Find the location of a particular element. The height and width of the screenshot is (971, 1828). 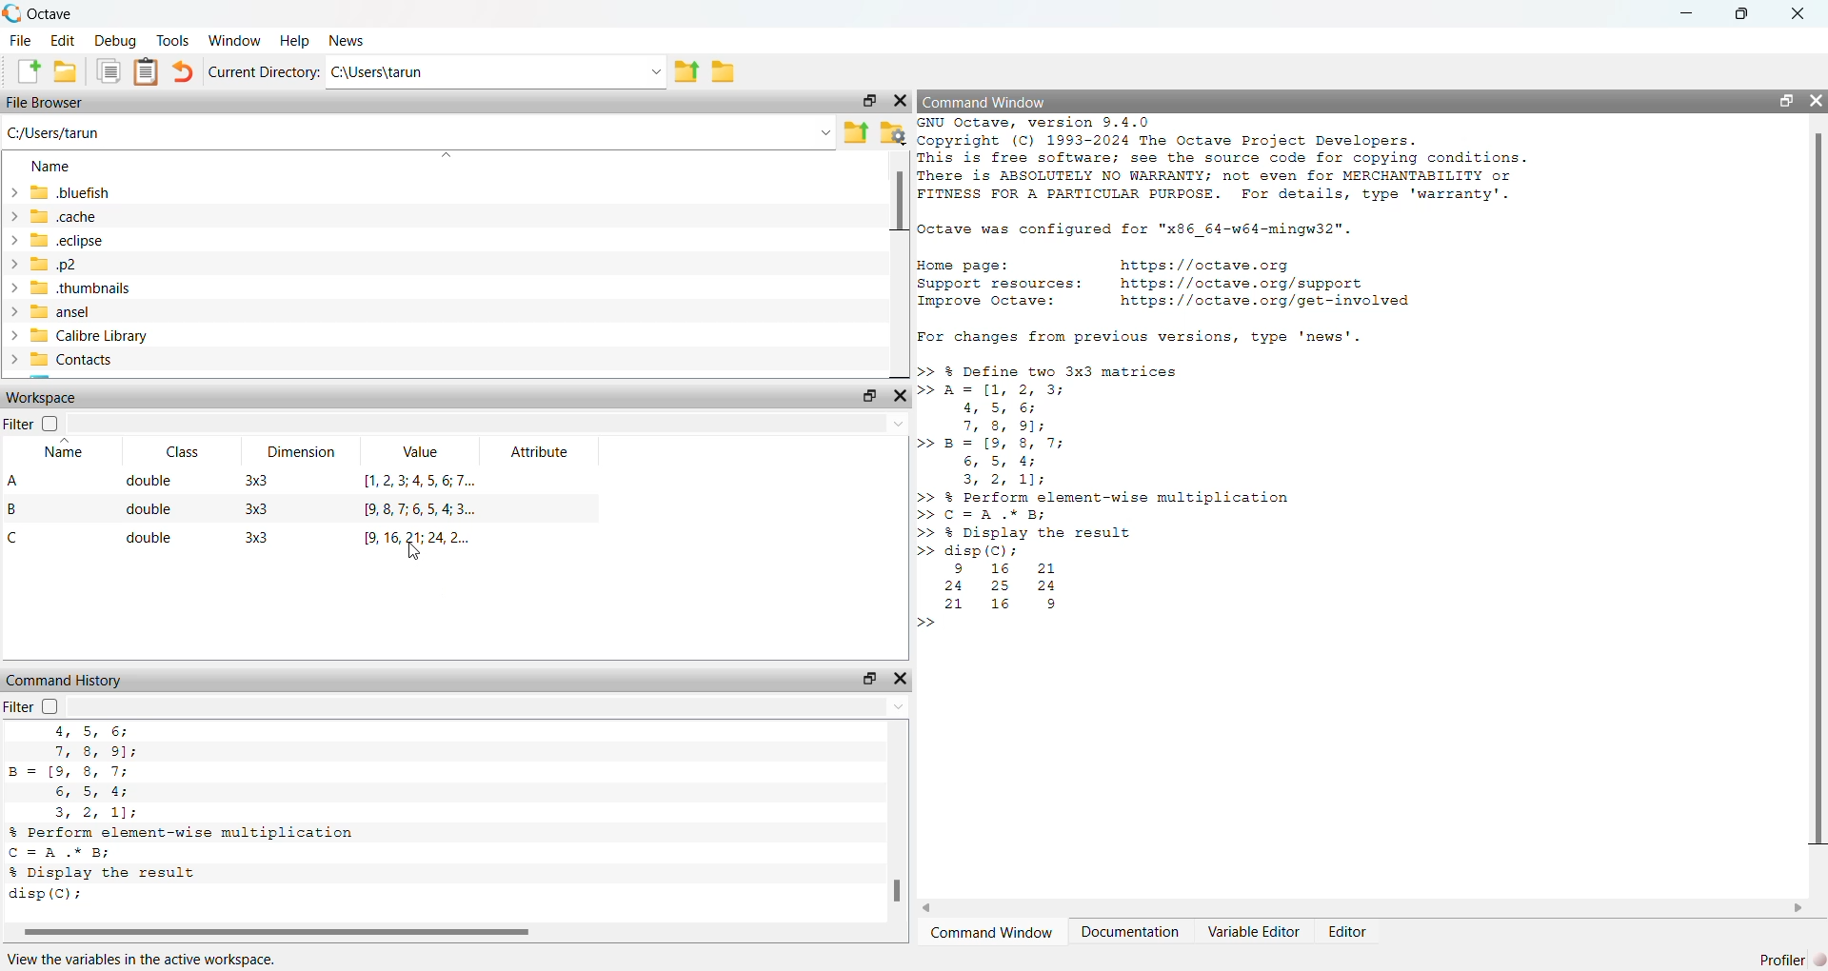

Dimension is located at coordinates (306, 452).